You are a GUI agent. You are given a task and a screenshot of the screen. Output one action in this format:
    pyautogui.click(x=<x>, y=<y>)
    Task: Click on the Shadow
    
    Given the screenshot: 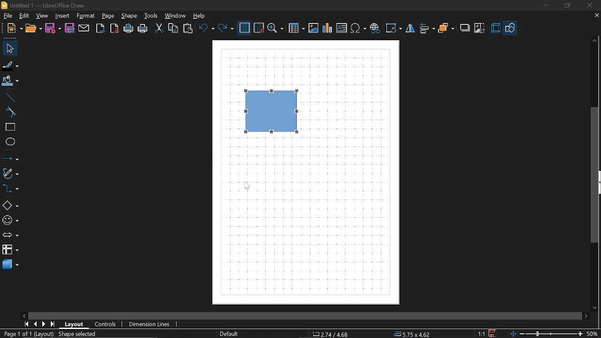 What is the action you would take?
    pyautogui.click(x=466, y=28)
    